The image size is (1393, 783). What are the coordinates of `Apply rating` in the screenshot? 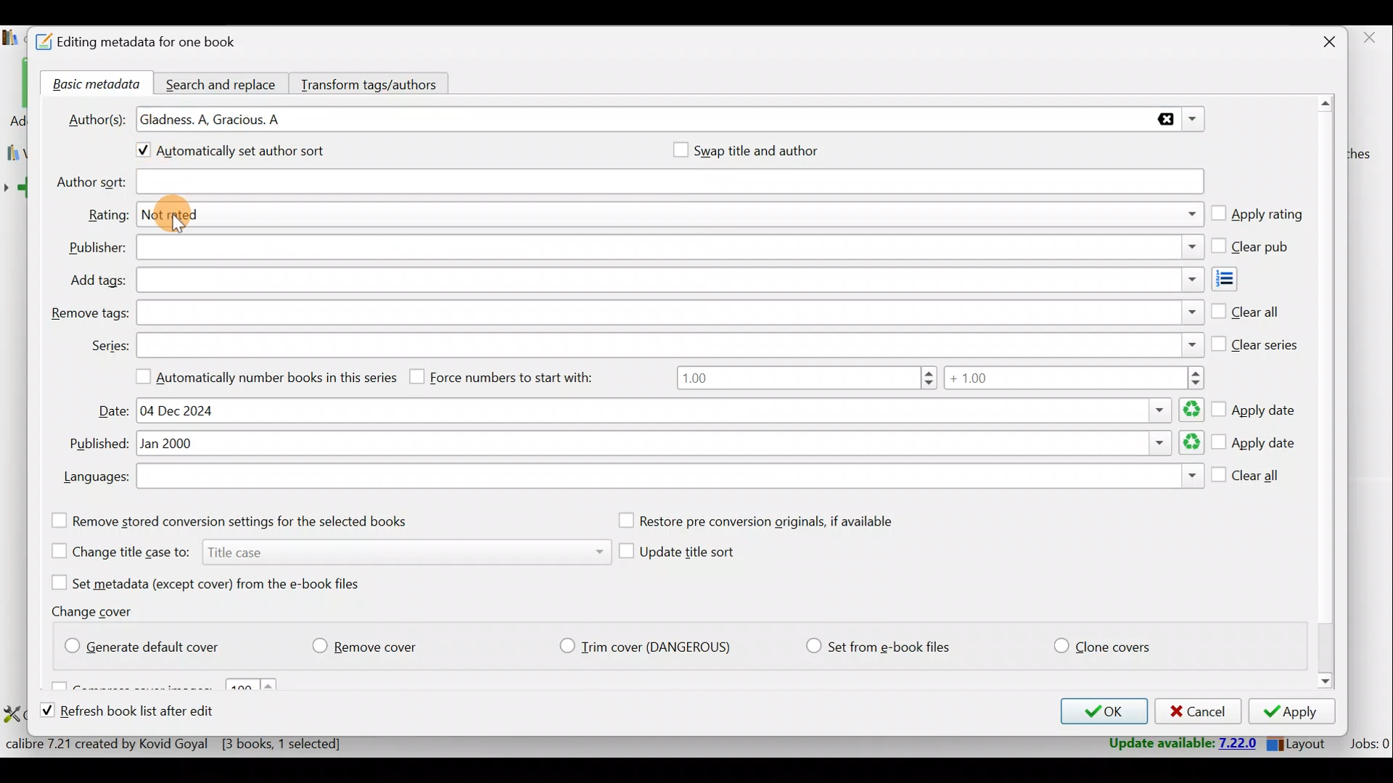 It's located at (1257, 215).